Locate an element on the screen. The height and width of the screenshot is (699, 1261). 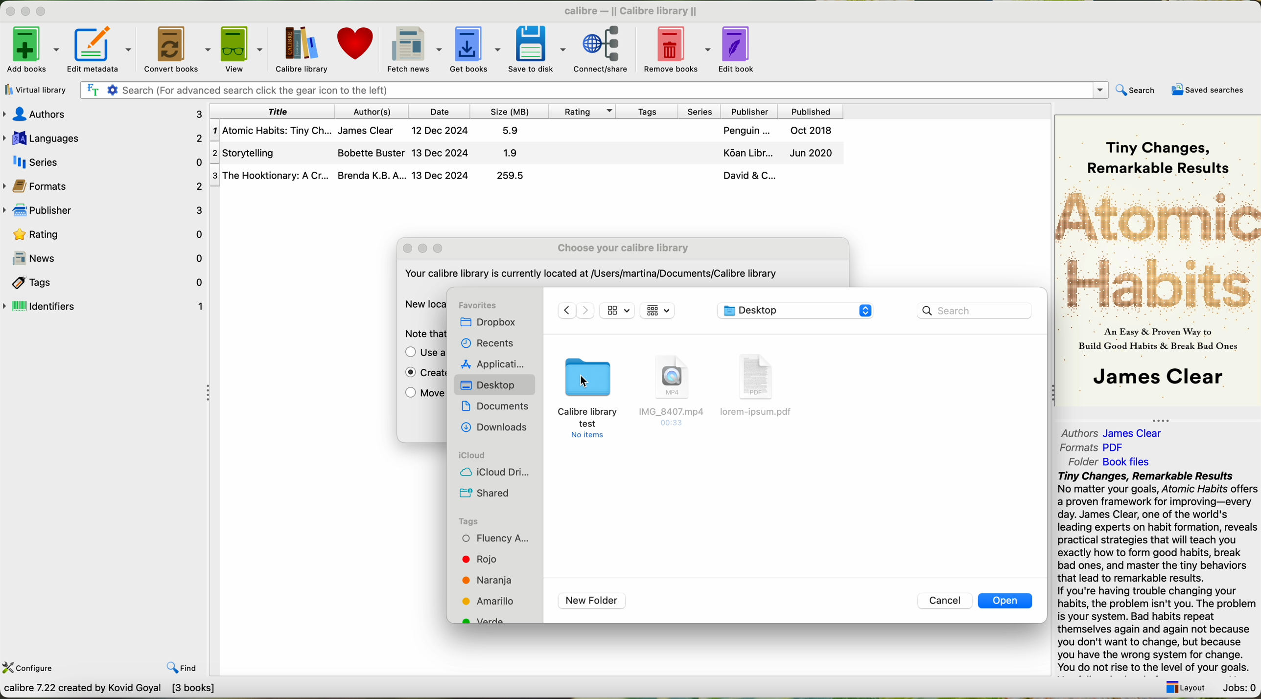
new location is located at coordinates (422, 304).